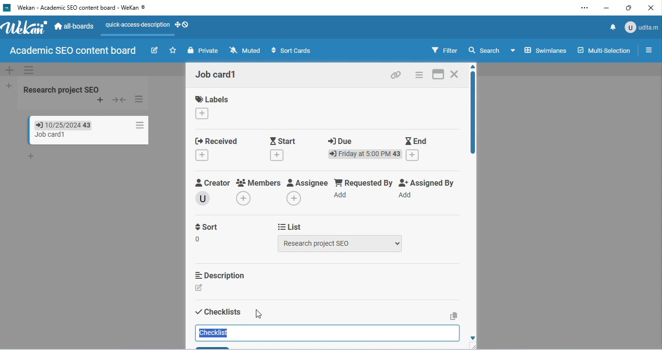 This screenshot has width=662, height=350. I want to click on how desktop drag handles, so click(183, 25).